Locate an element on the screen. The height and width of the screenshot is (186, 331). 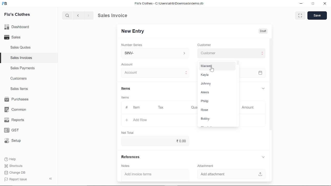
Alexis is located at coordinates (214, 92).